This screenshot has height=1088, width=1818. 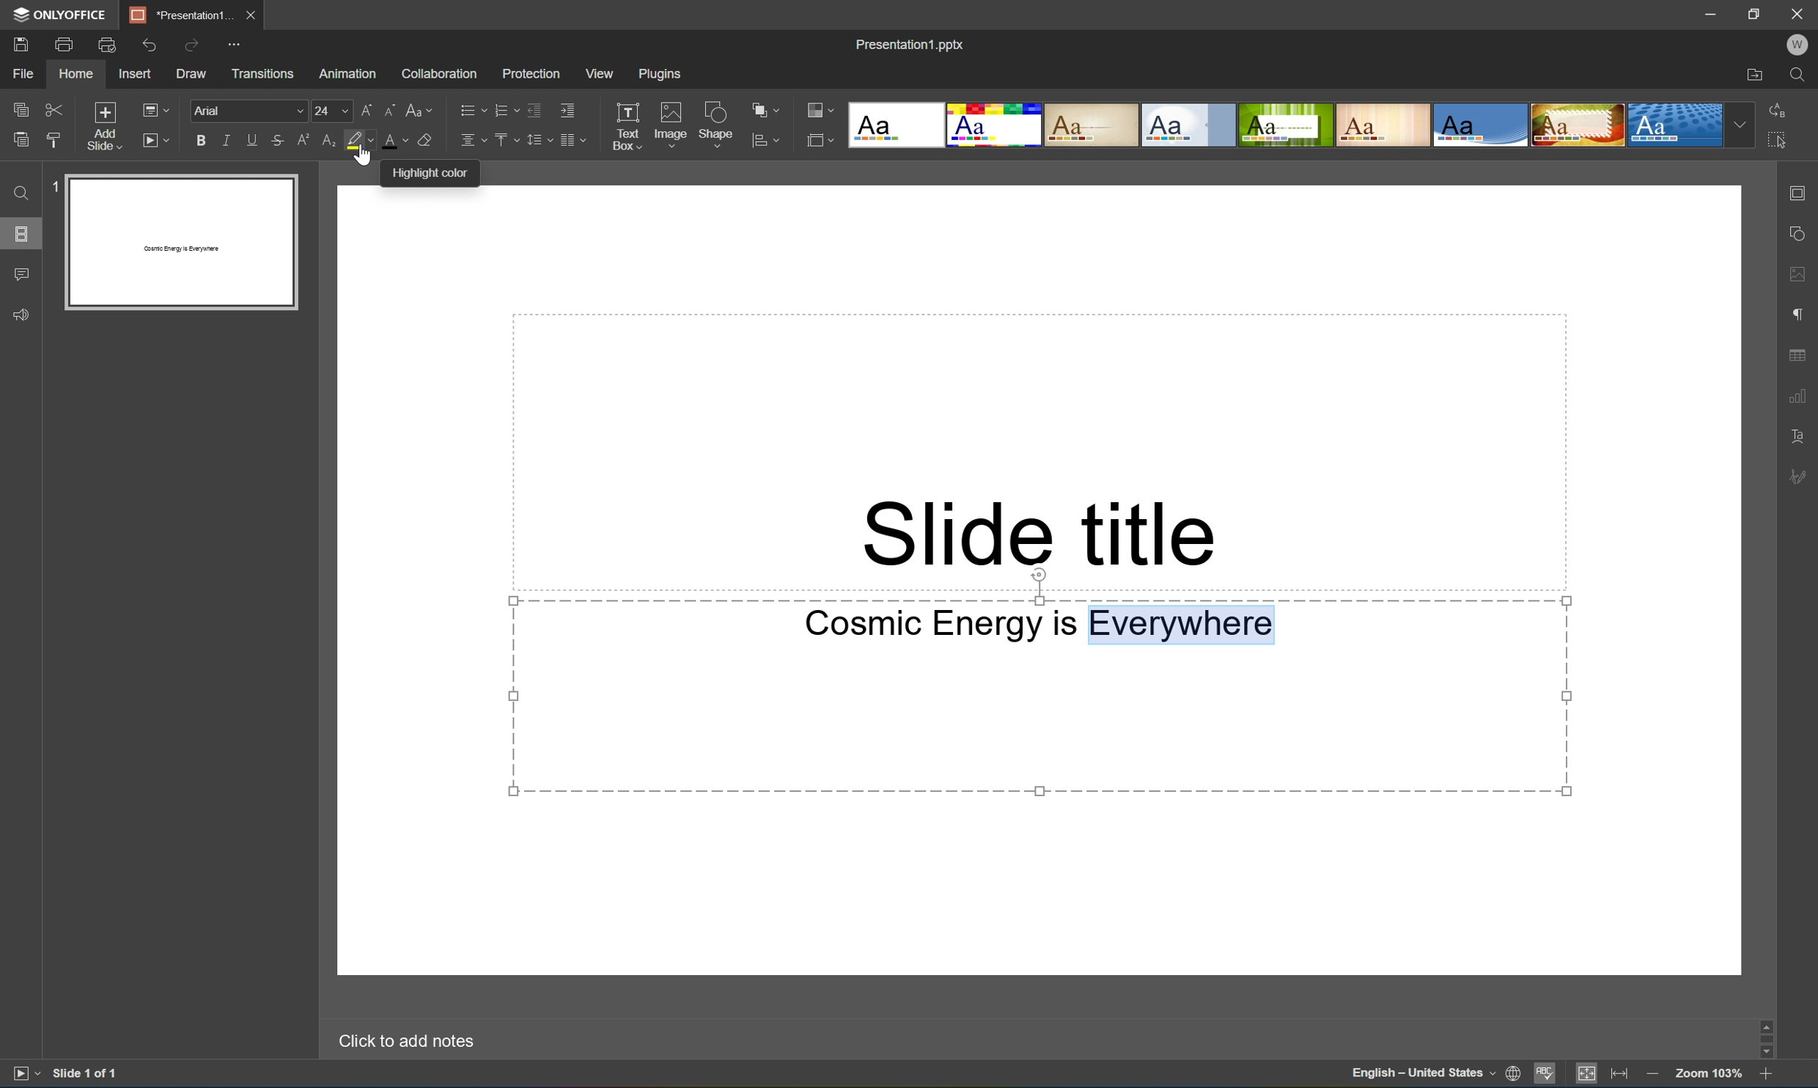 I want to click on Slides, so click(x=23, y=231).